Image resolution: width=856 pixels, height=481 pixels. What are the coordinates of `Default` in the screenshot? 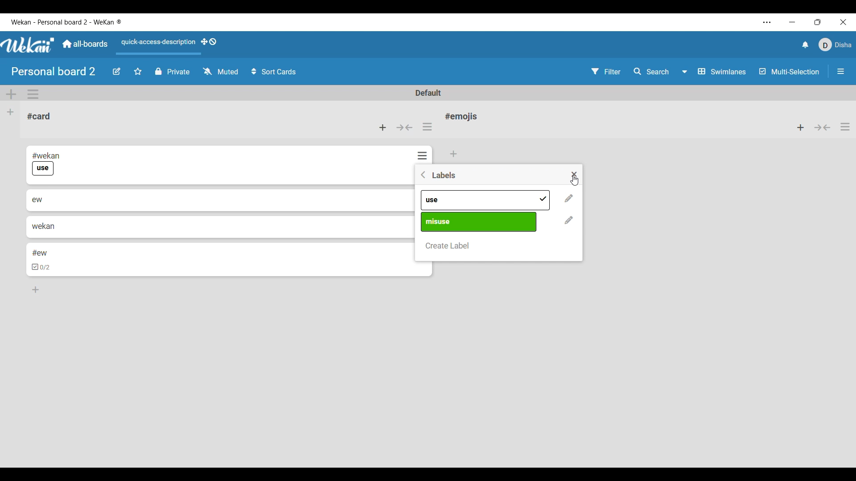 It's located at (428, 93).